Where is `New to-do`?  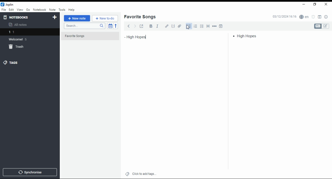 New to-do is located at coordinates (105, 18).